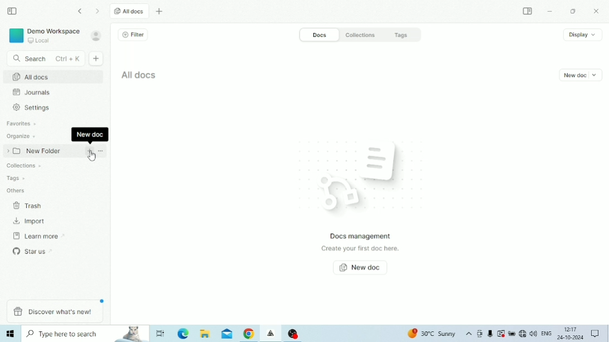  I want to click on Account, so click(96, 36).